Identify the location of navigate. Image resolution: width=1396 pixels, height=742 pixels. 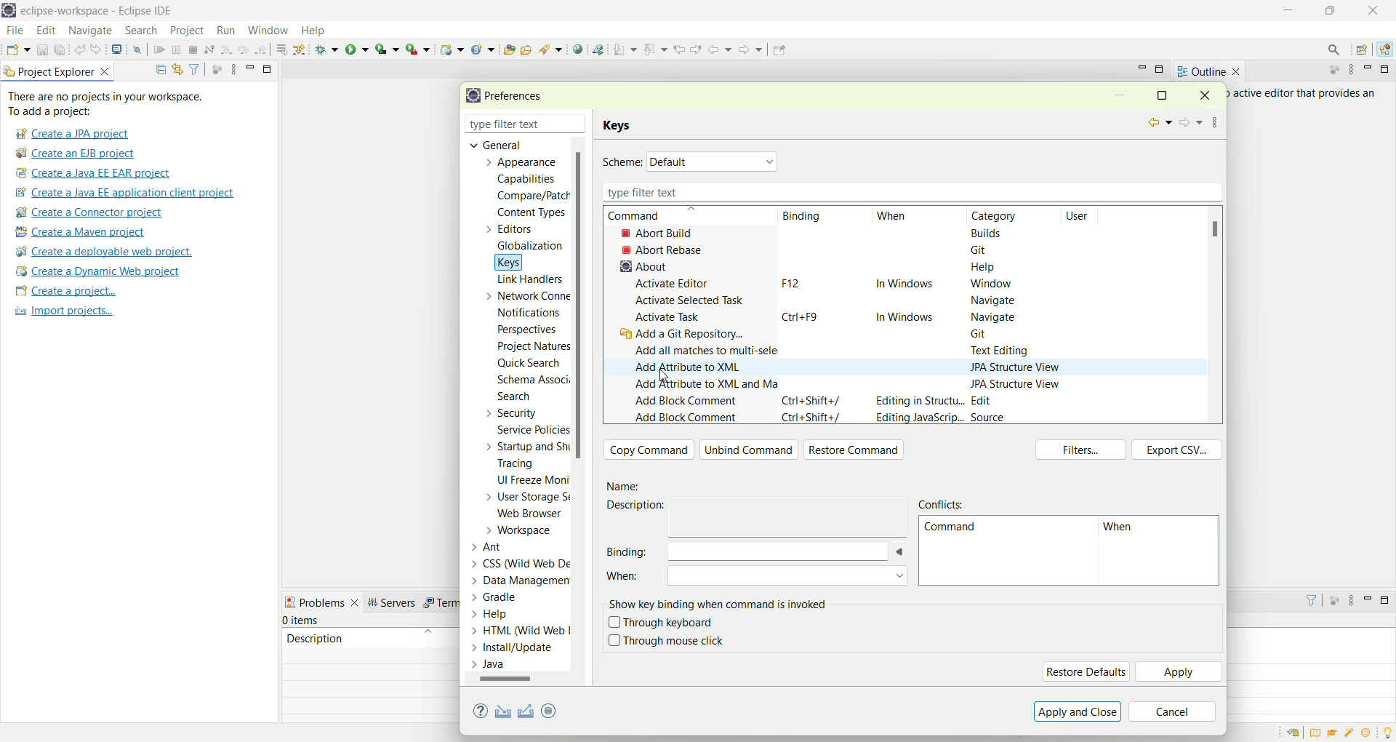
(994, 316).